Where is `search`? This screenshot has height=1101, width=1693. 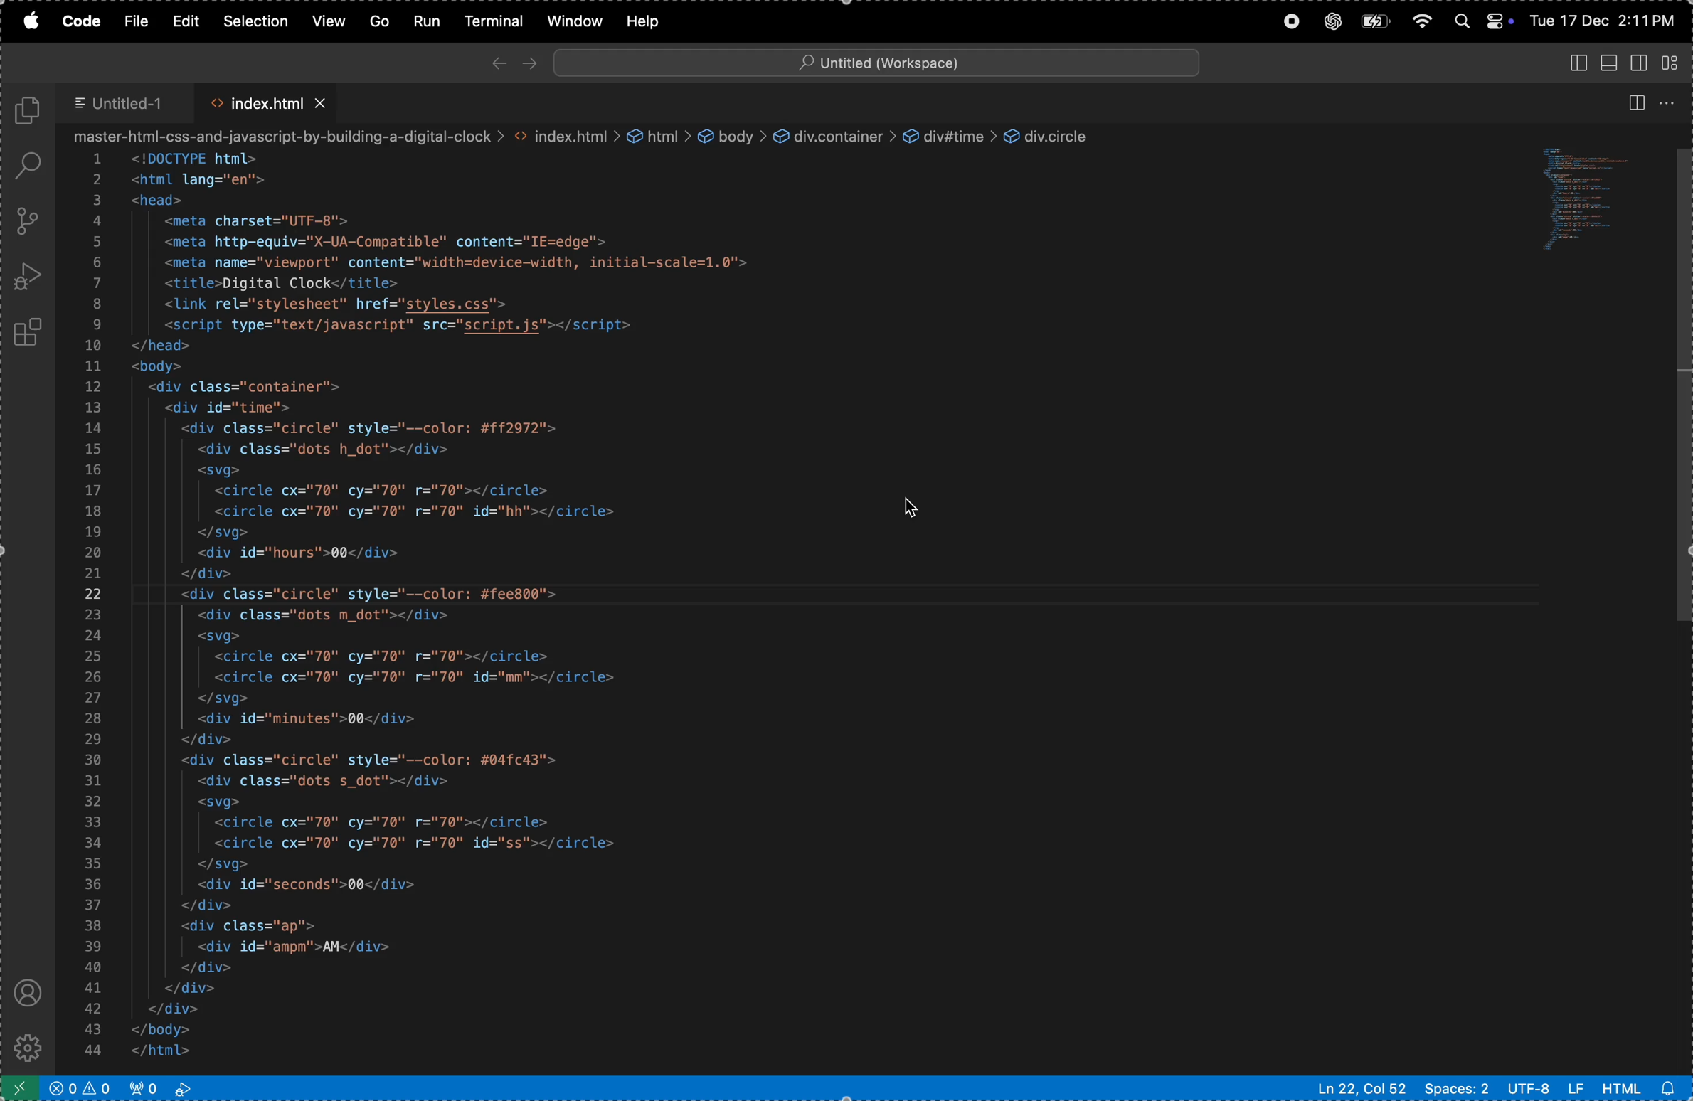 search is located at coordinates (23, 166).